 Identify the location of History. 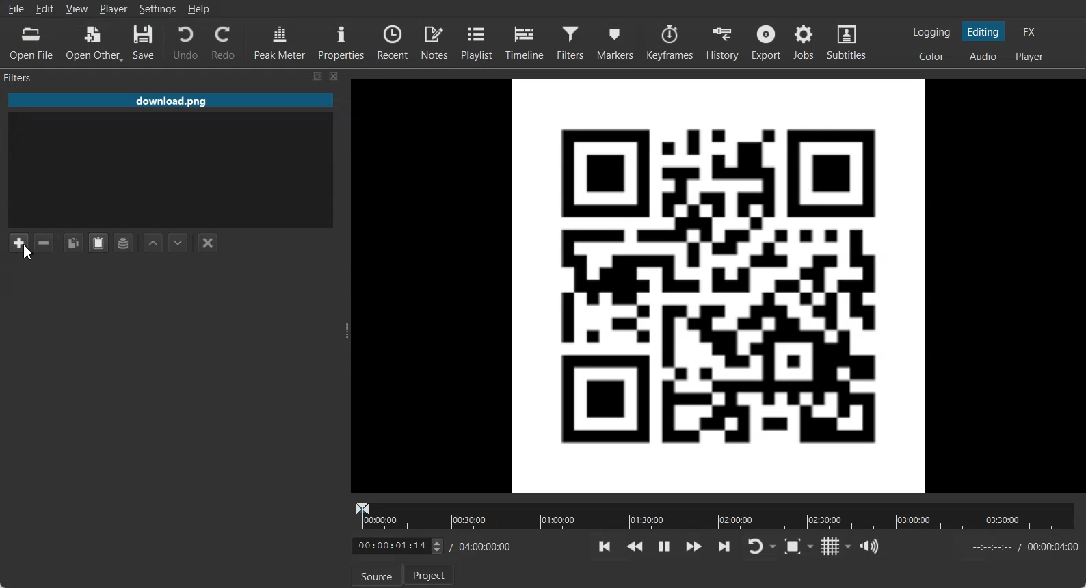
(724, 42).